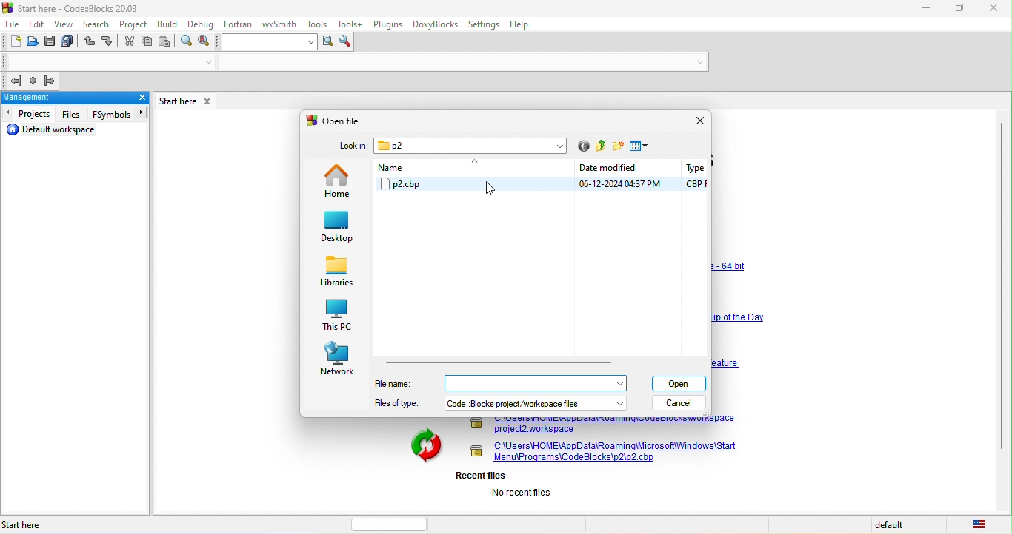 The width and height of the screenshot is (1012, 534). Describe the element at coordinates (485, 24) in the screenshot. I see `settings` at that location.